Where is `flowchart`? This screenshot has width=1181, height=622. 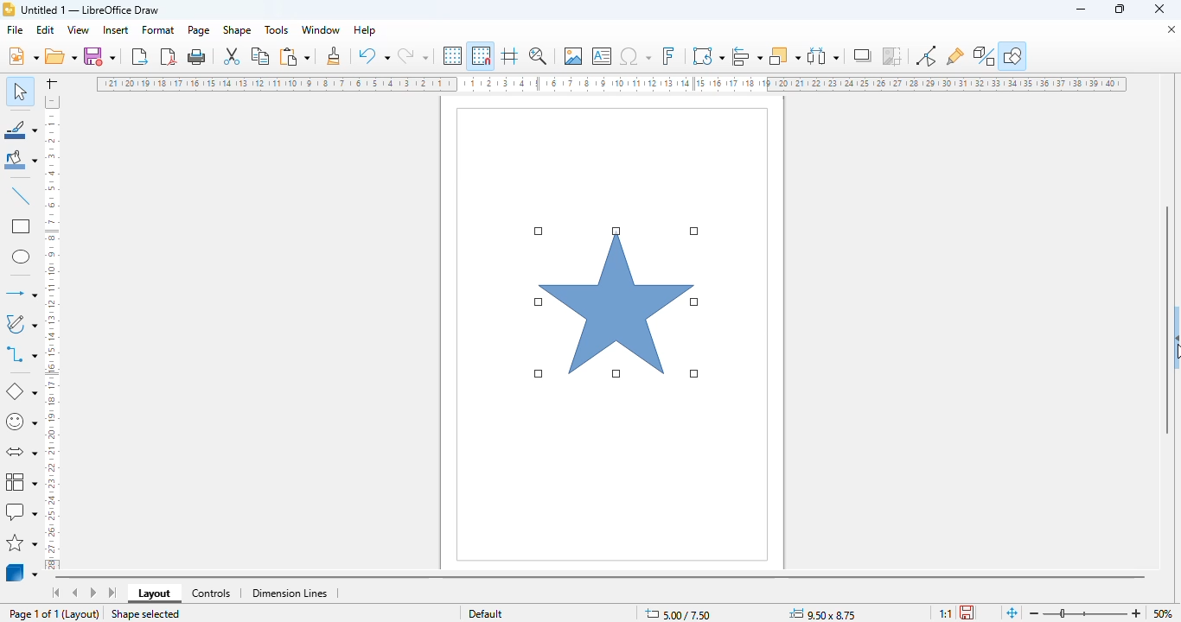 flowchart is located at coordinates (20, 481).